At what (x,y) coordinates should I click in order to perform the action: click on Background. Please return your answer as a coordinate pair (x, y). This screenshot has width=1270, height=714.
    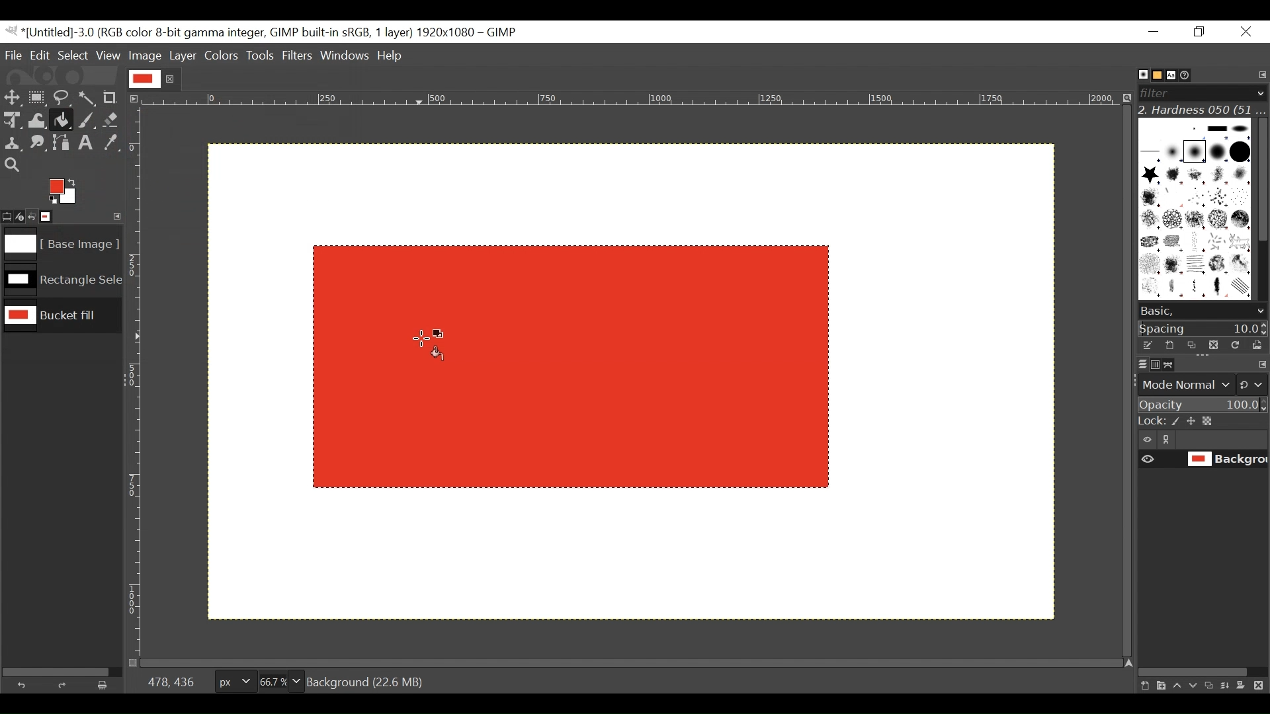
    Looking at the image, I should click on (645, 561).